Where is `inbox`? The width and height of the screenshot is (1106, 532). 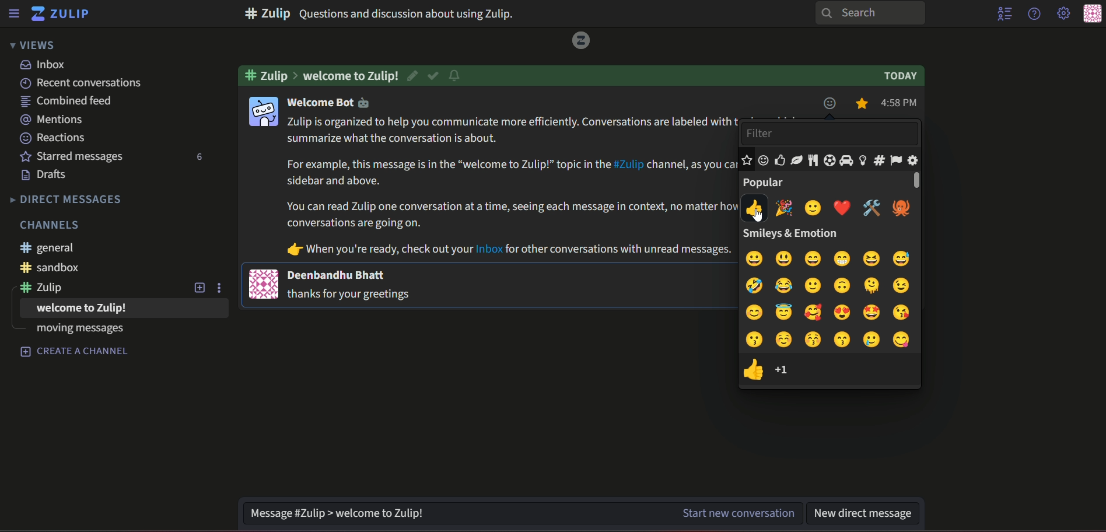 inbox is located at coordinates (47, 64).